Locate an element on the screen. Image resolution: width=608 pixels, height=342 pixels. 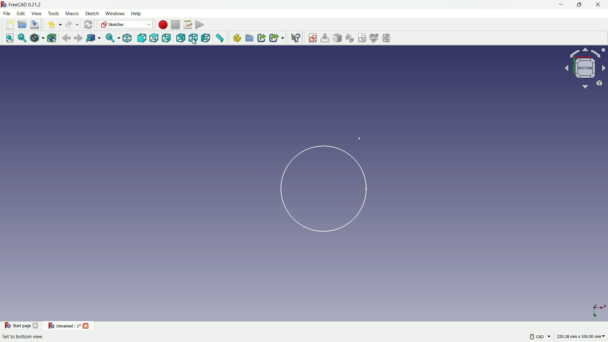
map sketch to face is located at coordinates (338, 38).